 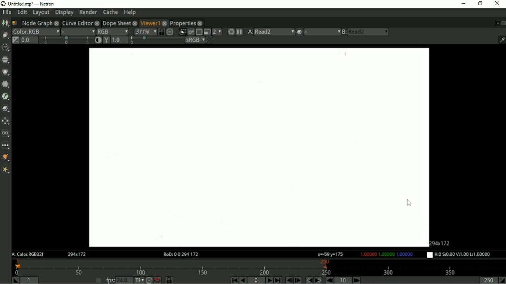 What do you see at coordinates (27, 255) in the screenshot?
I see `A:Color.RGB32f` at bounding box center [27, 255].